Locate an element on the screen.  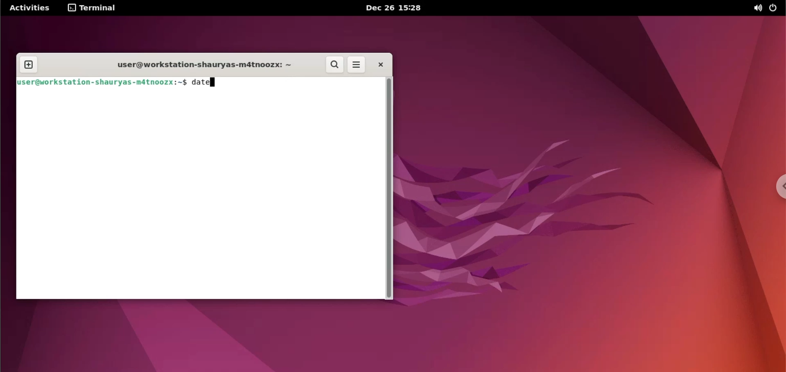
Dec 26 15:28 is located at coordinates (392, 8).